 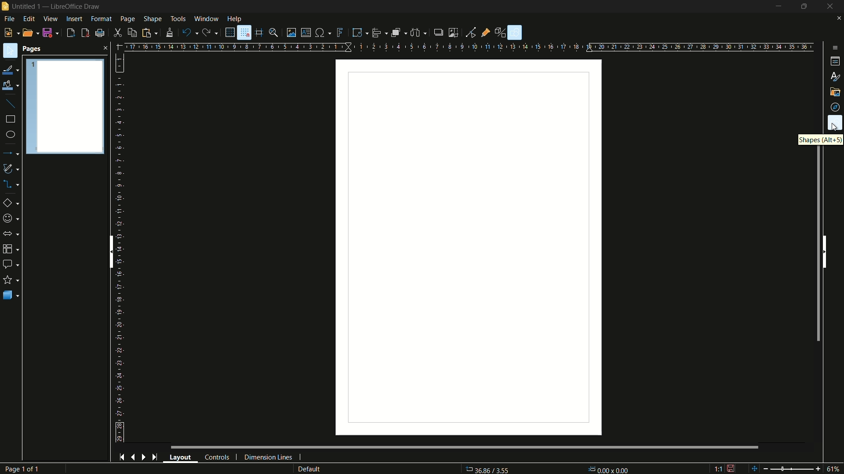 What do you see at coordinates (718, 470) in the screenshot?
I see `scaling factor` at bounding box center [718, 470].